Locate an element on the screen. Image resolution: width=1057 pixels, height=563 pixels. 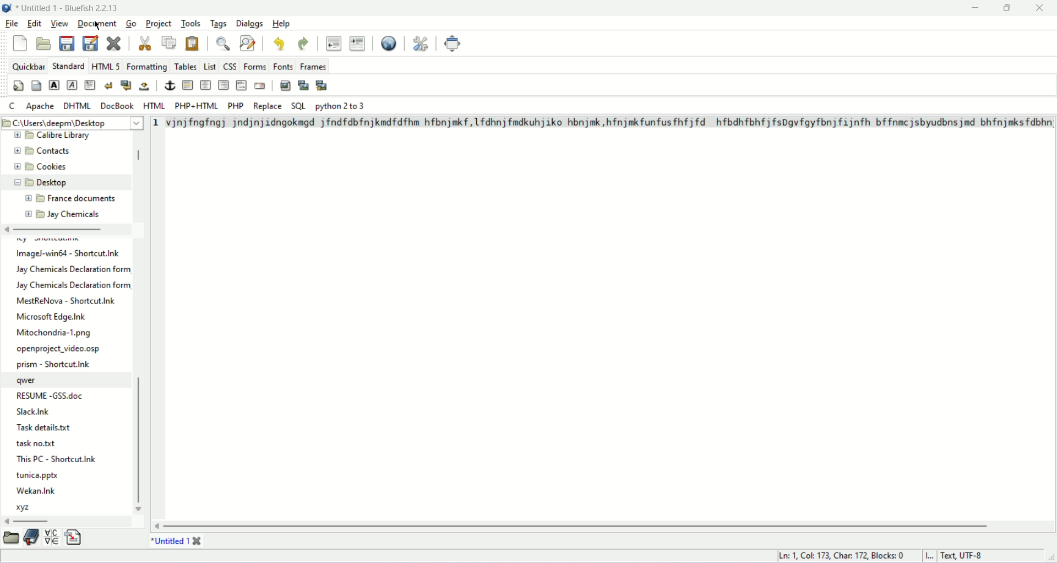
SQL is located at coordinates (298, 106).